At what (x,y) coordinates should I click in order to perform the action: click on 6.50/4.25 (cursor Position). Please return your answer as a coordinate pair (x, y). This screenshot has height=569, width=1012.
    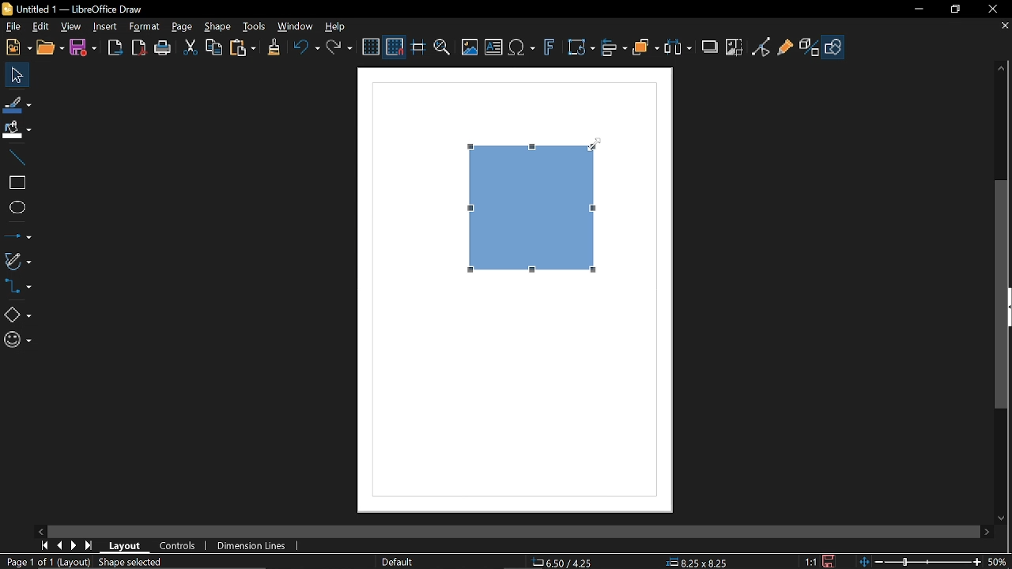
    Looking at the image, I should click on (565, 563).